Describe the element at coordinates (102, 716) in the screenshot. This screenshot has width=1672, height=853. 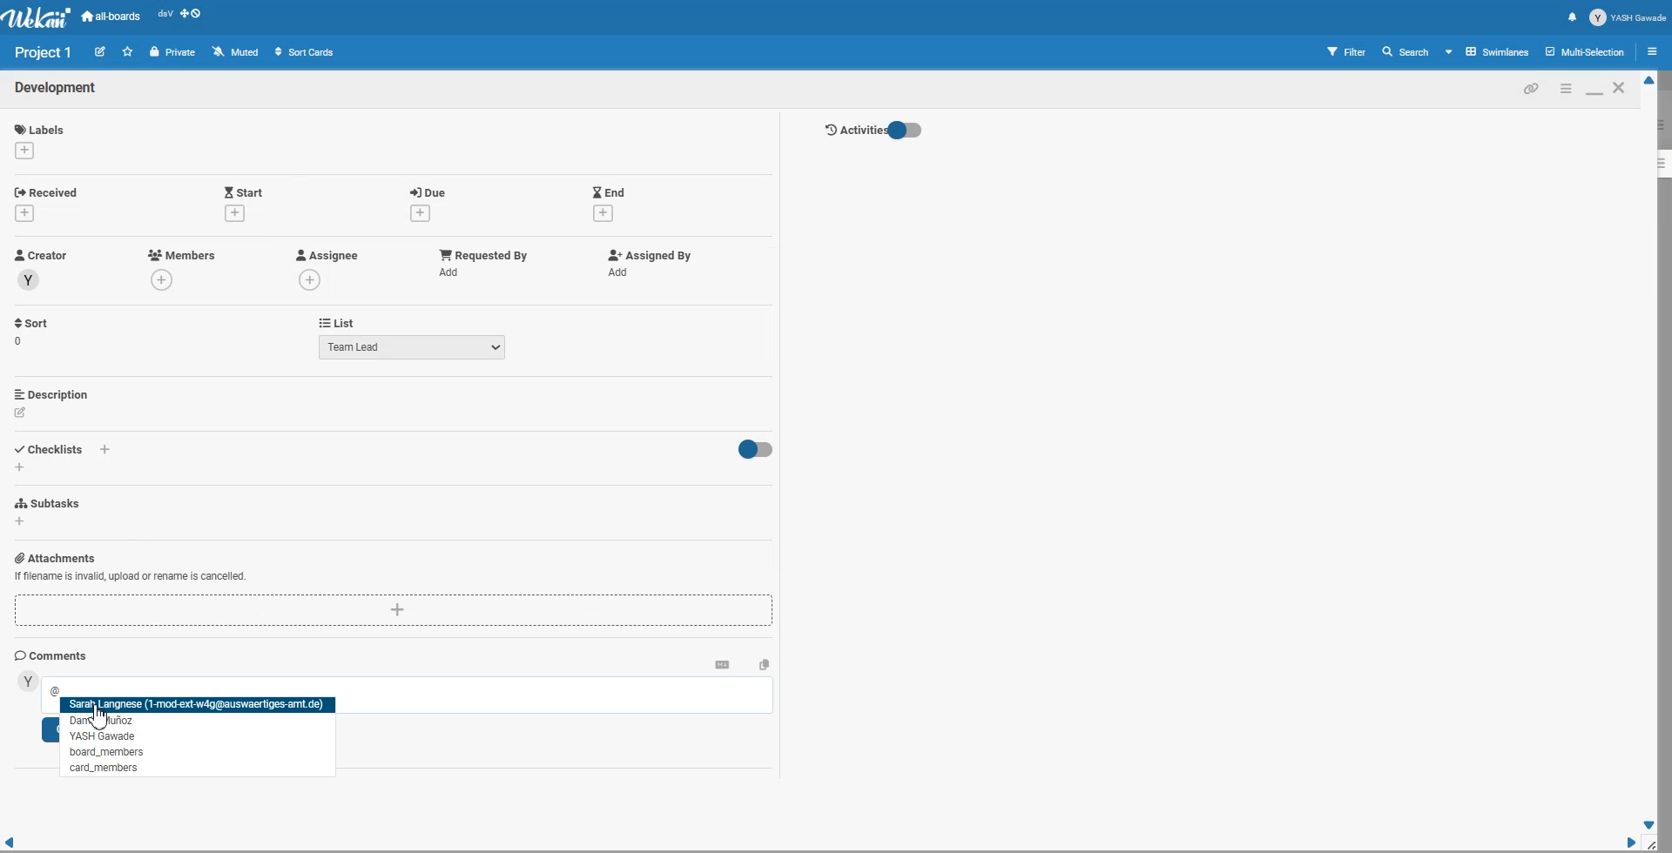
I see `Cursor` at that location.